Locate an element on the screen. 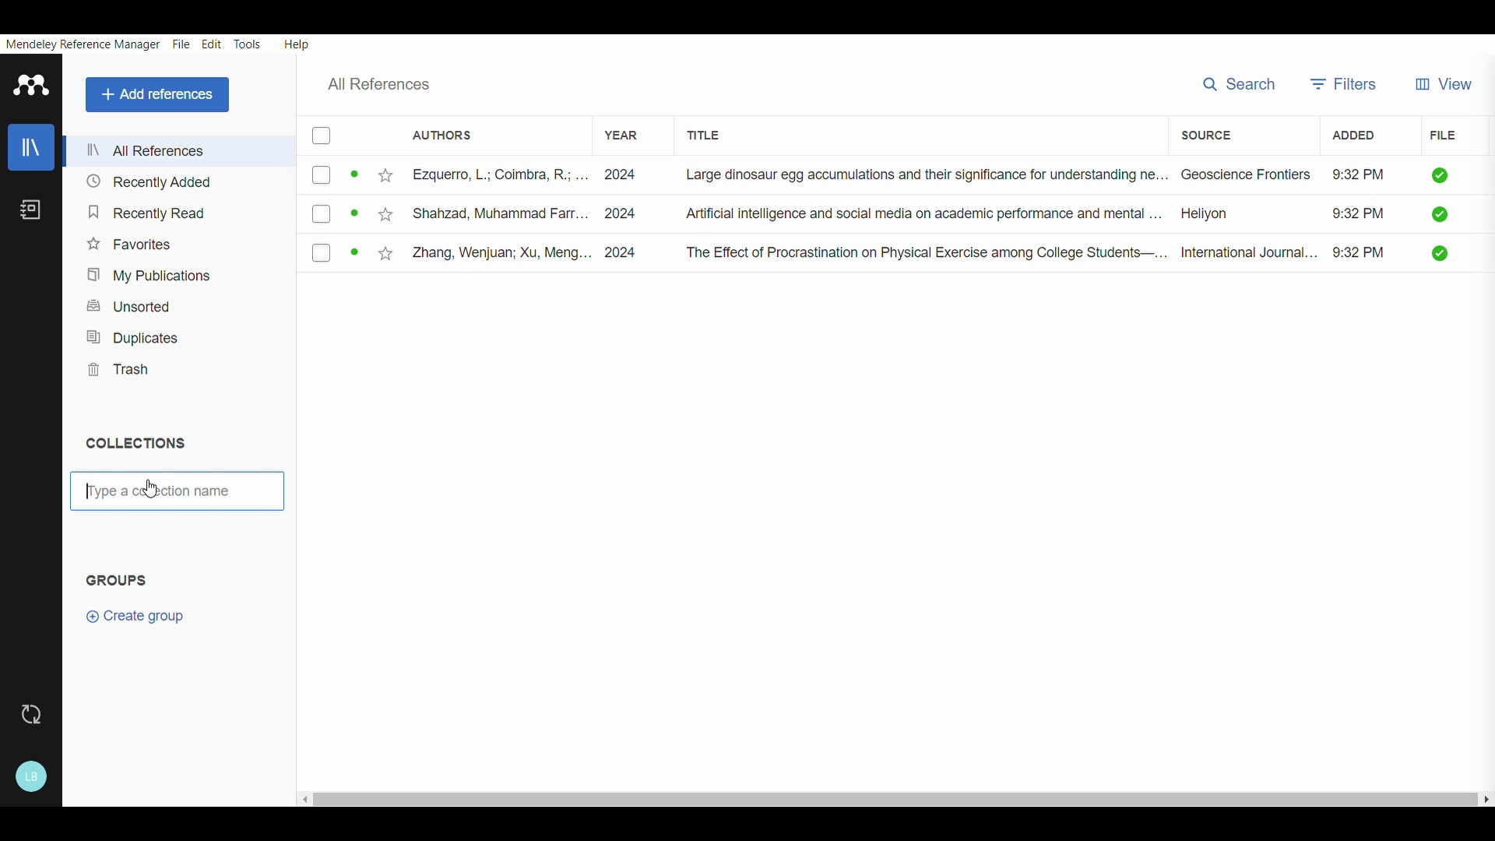  Recently Added is located at coordinates (146, 181).